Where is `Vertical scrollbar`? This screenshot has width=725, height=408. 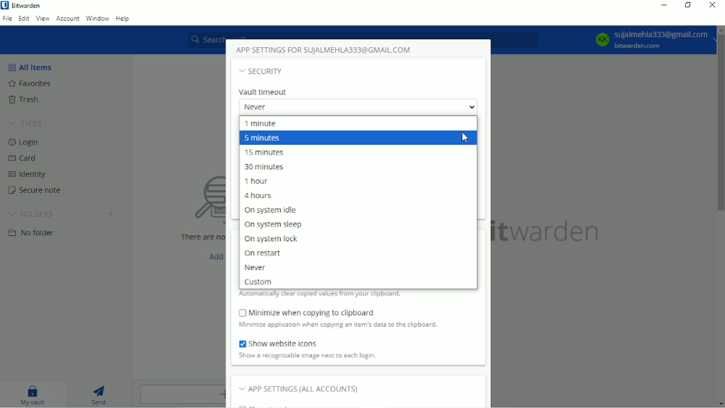 Vertical scrollbar is located at coordinates (720, 123).